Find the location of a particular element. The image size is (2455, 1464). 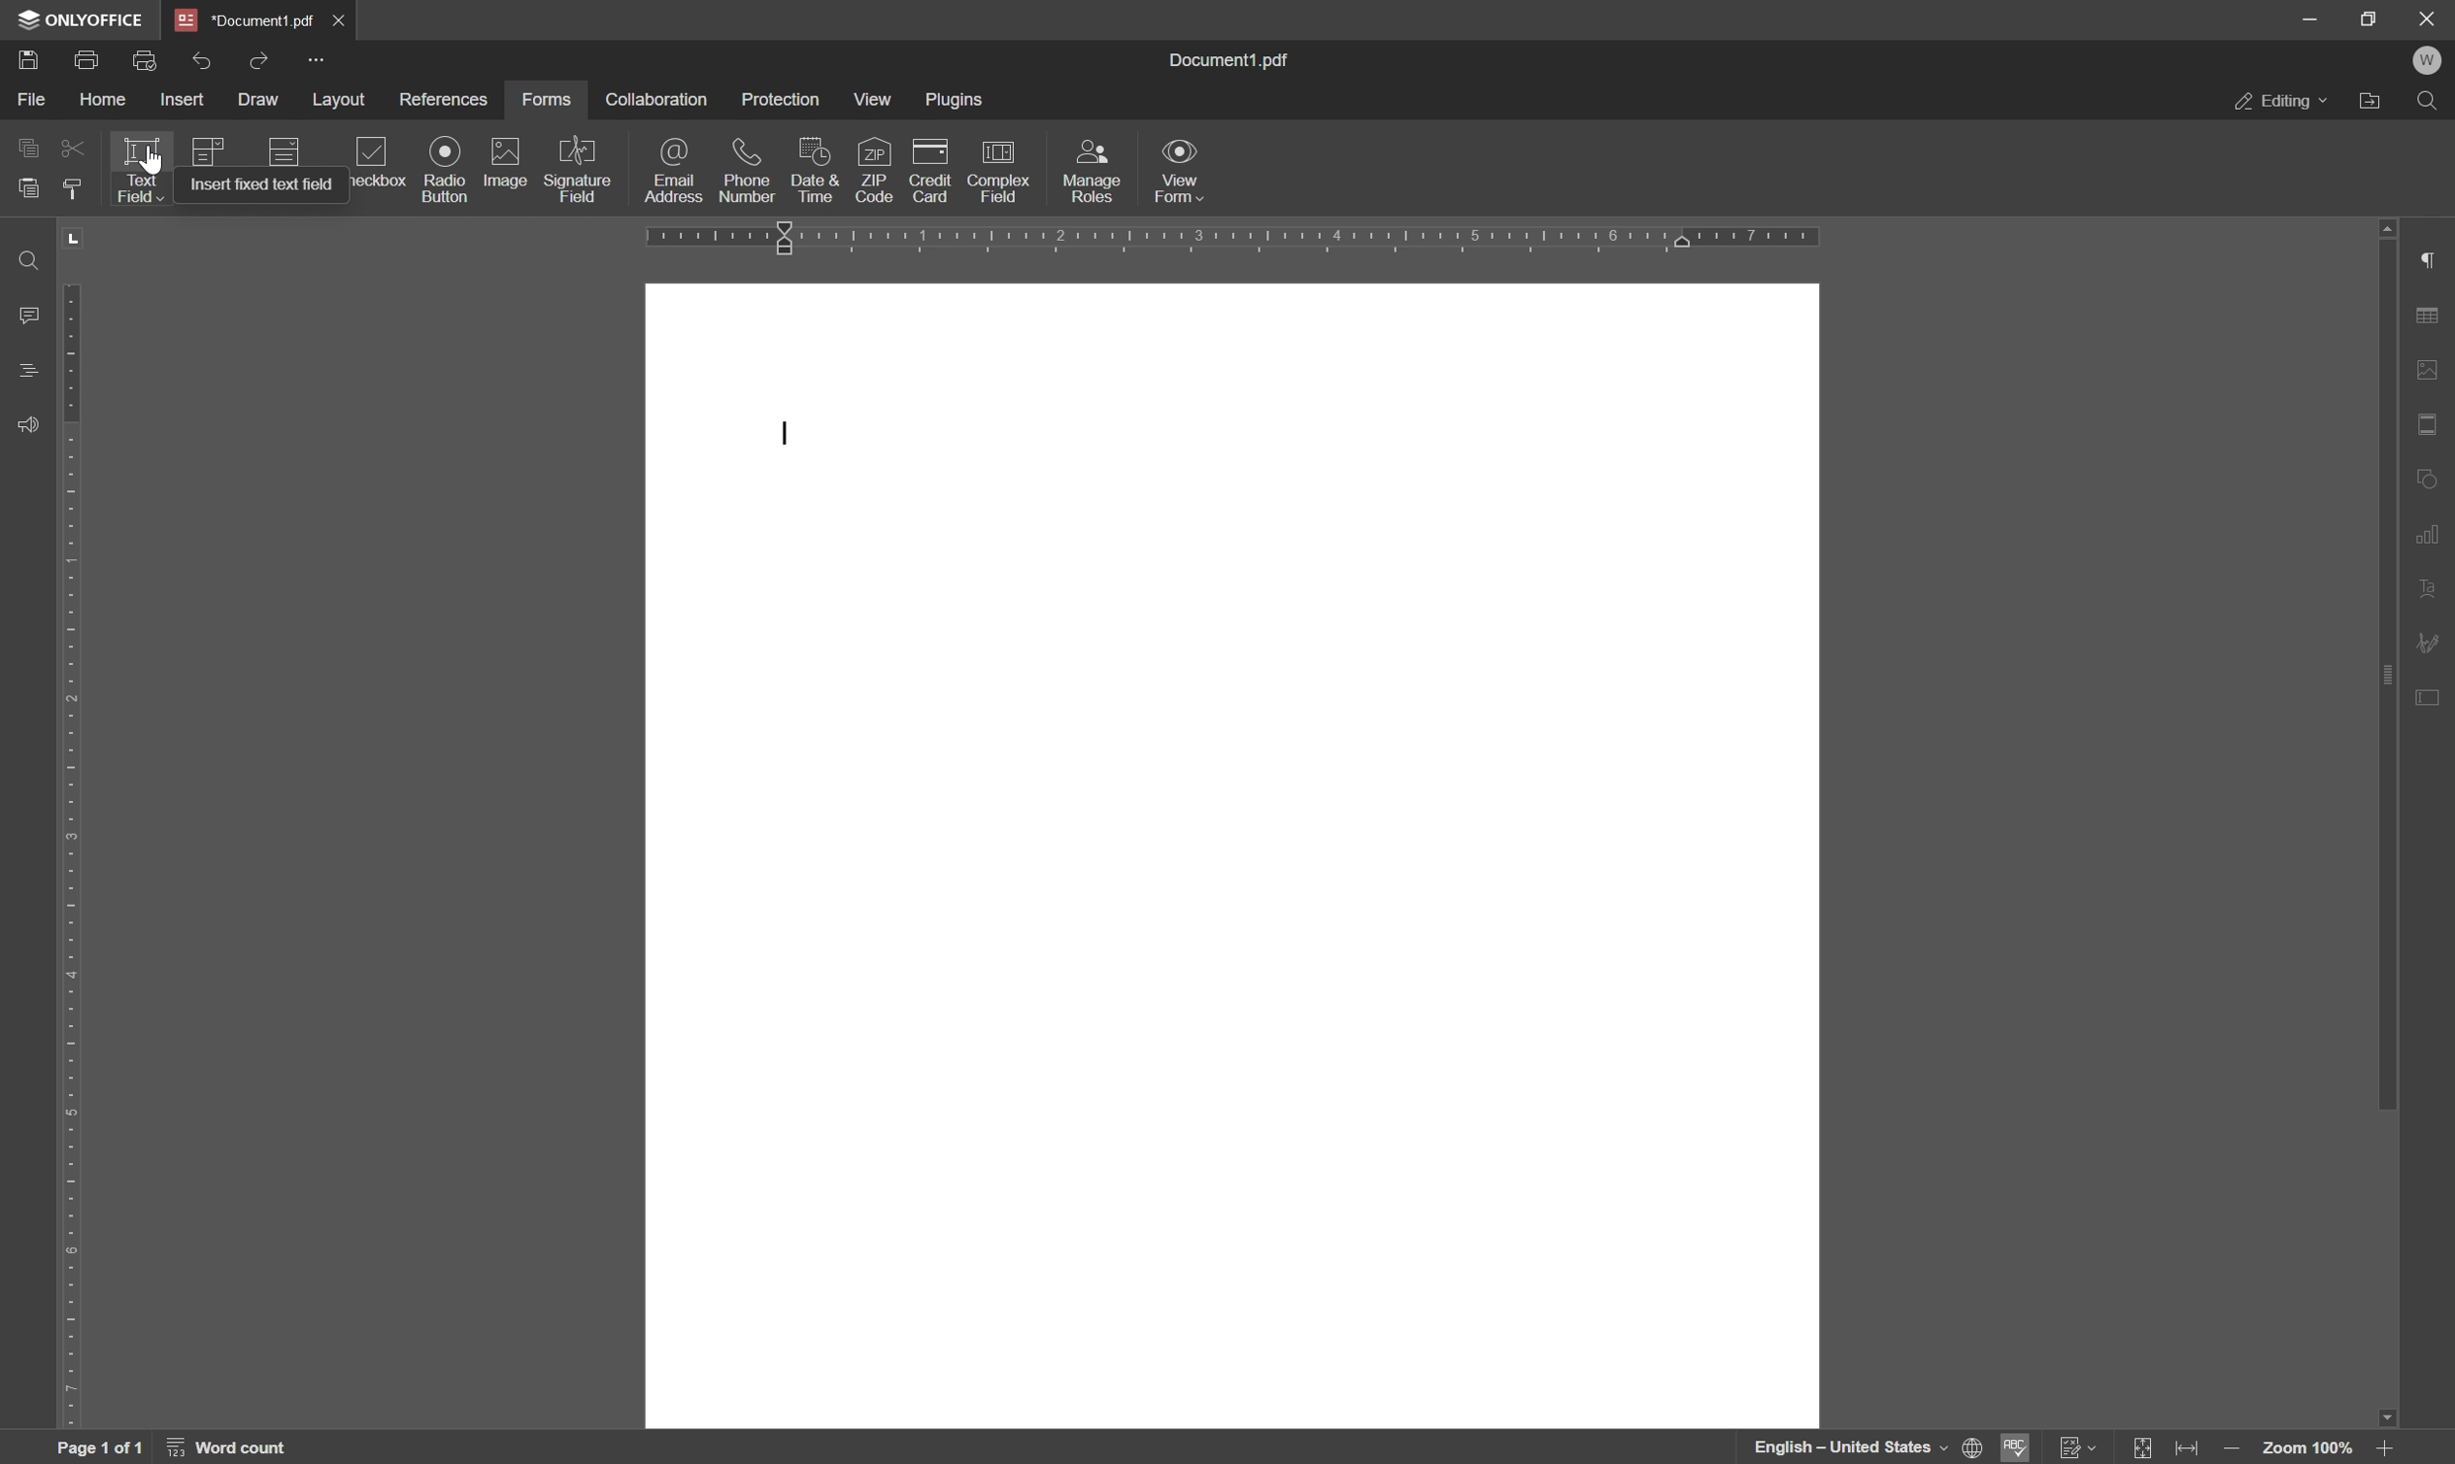

table settings is located at coordinates (2430, 315).